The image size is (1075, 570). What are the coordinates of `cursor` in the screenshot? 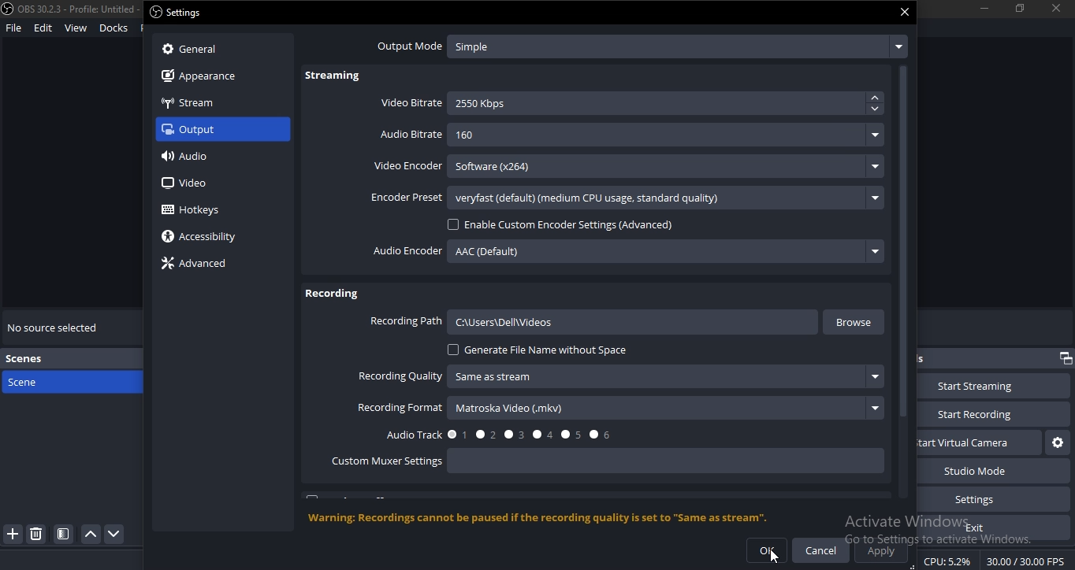 It's located at (775, 561).